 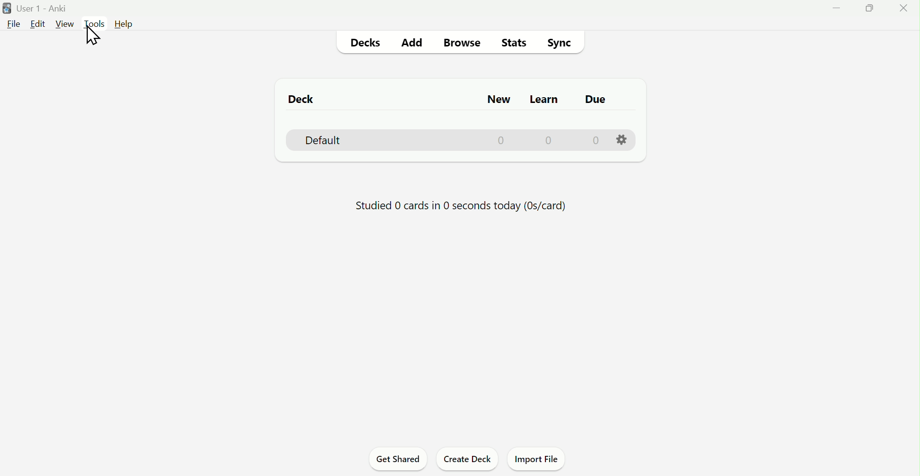 What do you see at coordinates (537, 459) in the screenshot?
I see `Import file` at bounding box center [537, 459].